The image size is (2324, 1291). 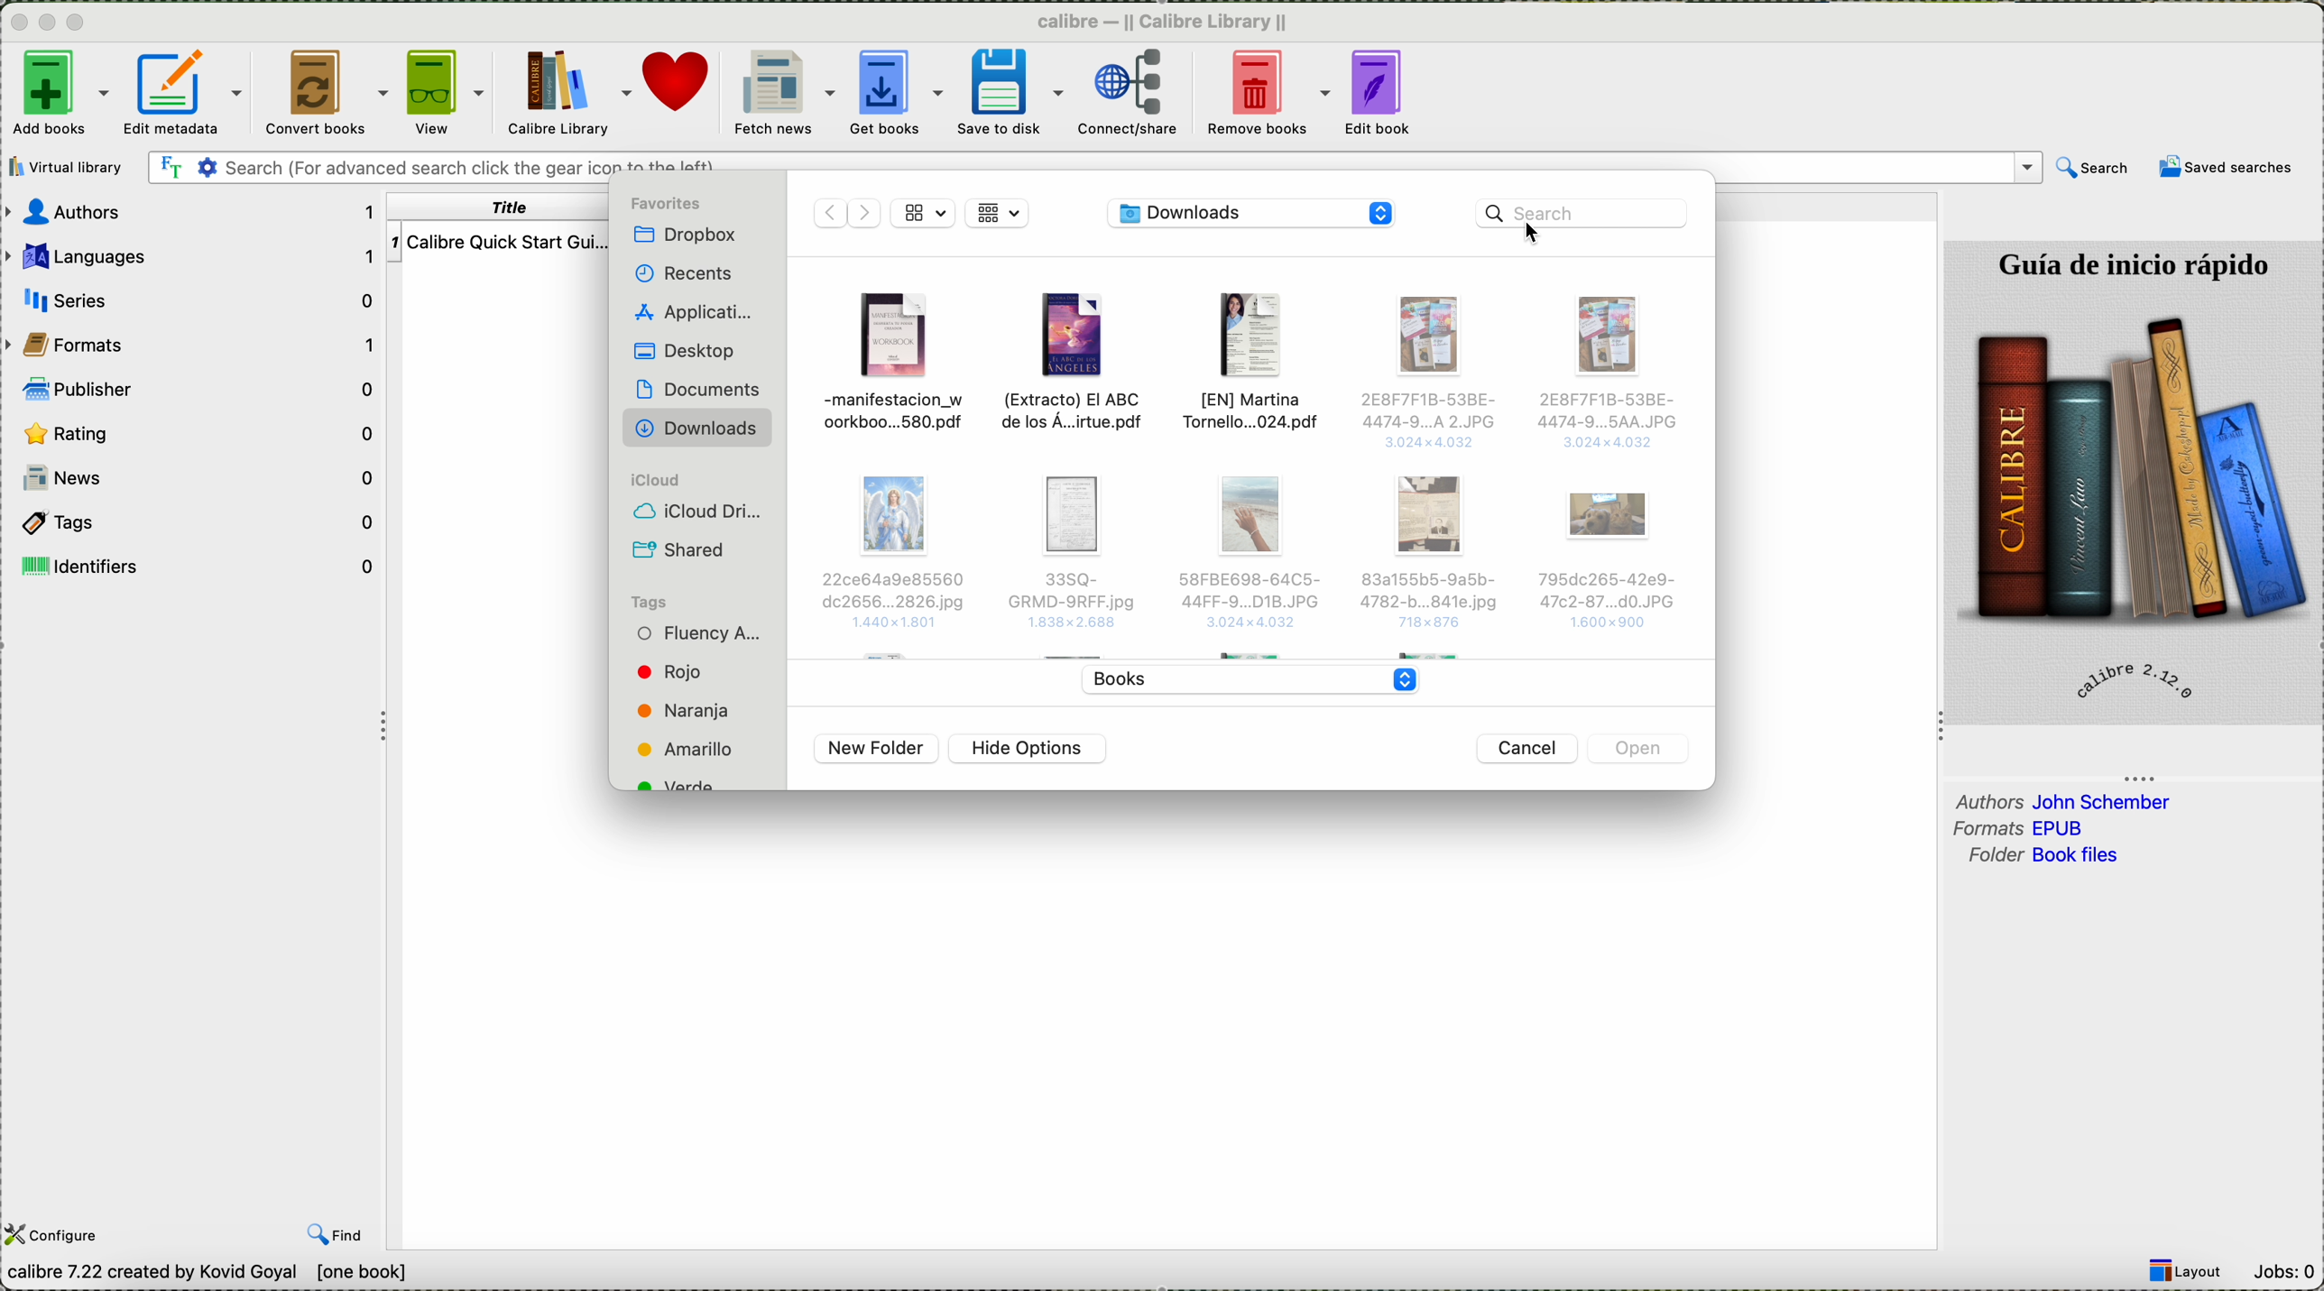 I want to click on shared, so click(x=686, y=549).